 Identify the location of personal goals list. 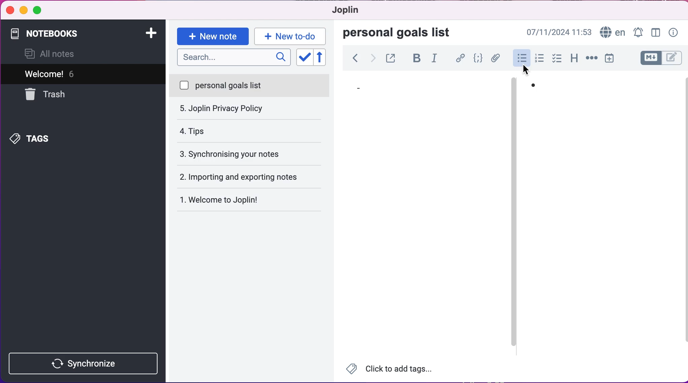
(401, 33).